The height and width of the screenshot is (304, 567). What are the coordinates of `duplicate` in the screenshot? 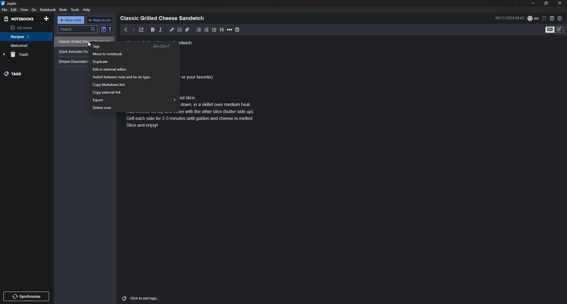 It's located at (134, 62).